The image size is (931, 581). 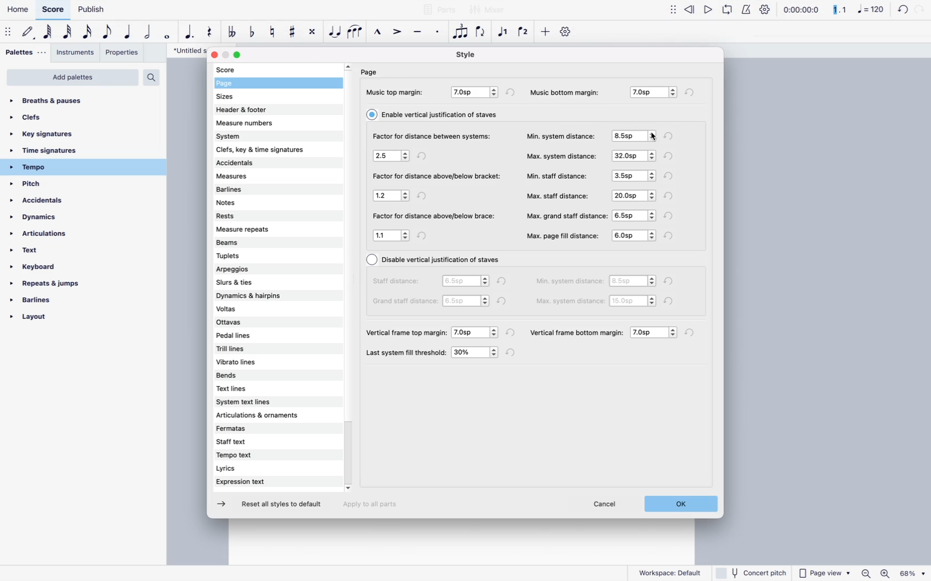 What do you see at coordinates (906, 10) in the screenshot?
I see `refresh` at bounding box center [906, 10].